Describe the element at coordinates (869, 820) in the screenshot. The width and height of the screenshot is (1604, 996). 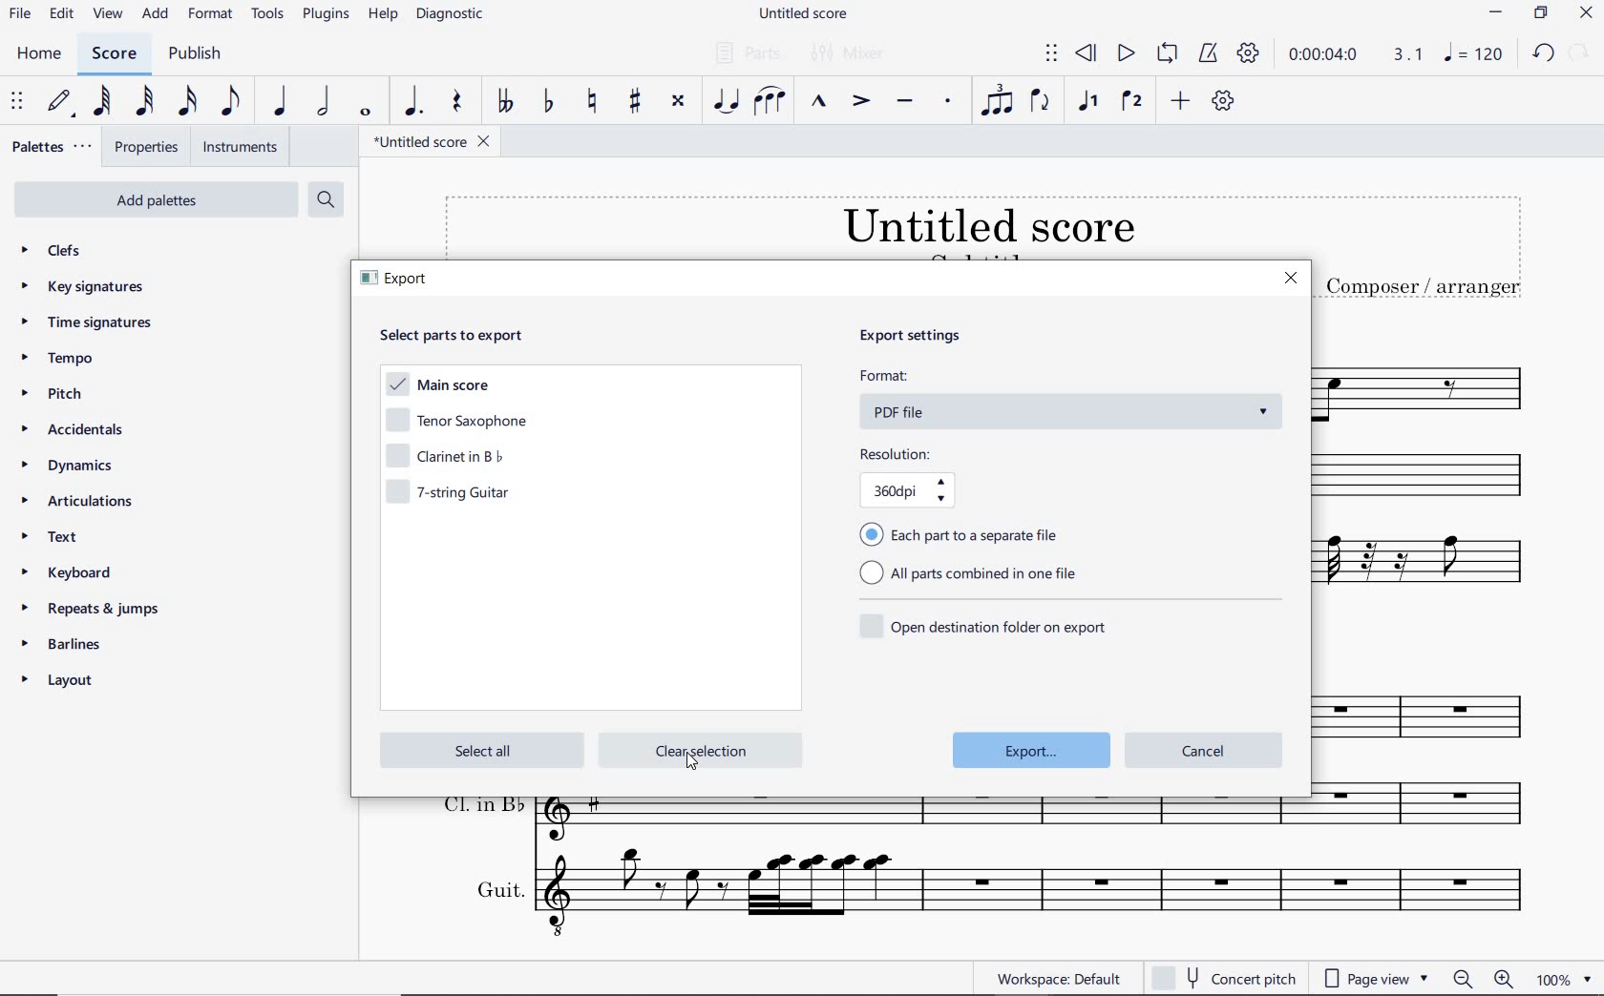
I see `Cl. in B` at that location.